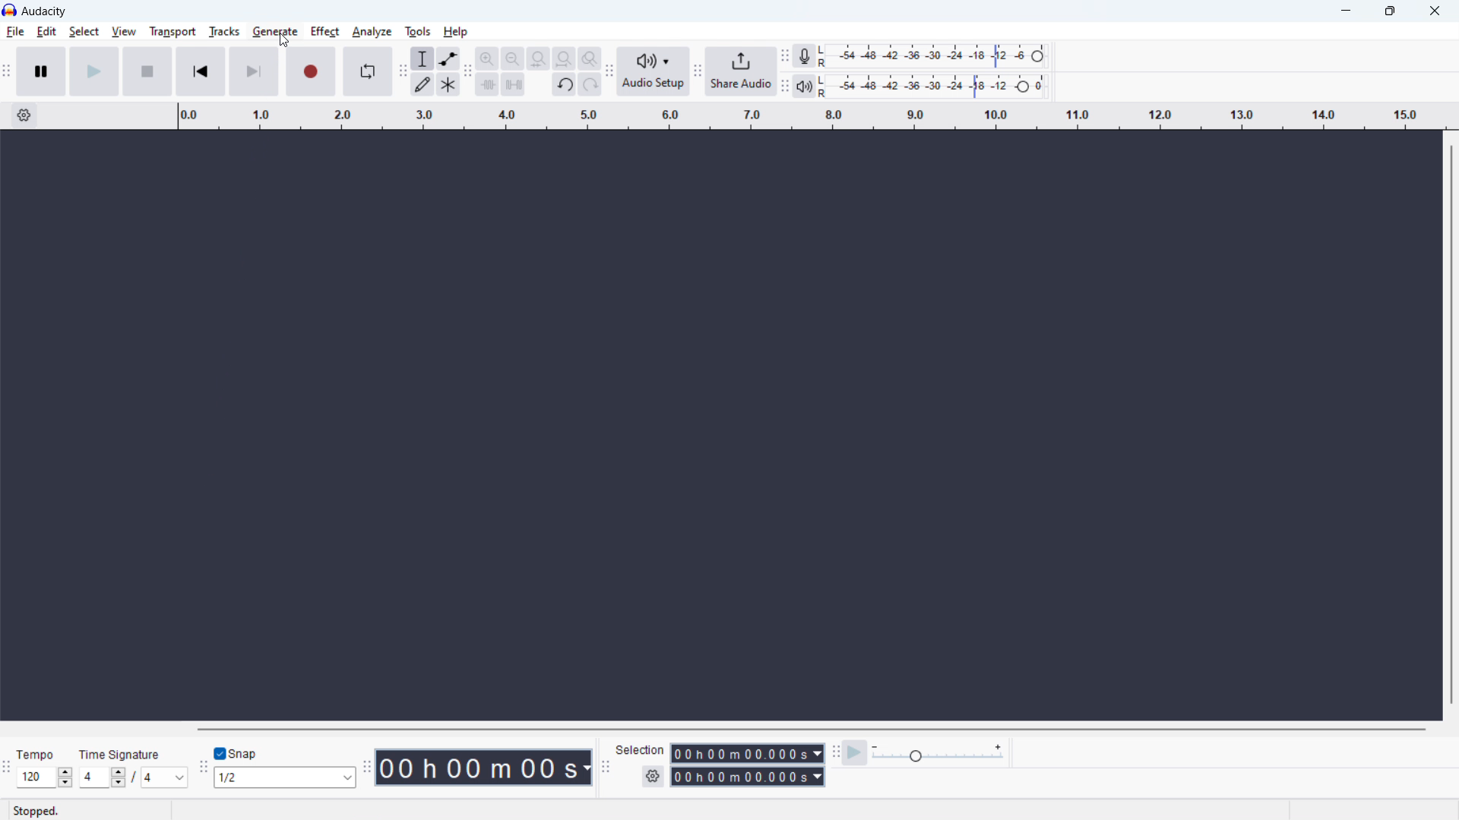  Describe the element at coordinates (605, 768) in the screenshot. I see `selection toolbar` at that location.